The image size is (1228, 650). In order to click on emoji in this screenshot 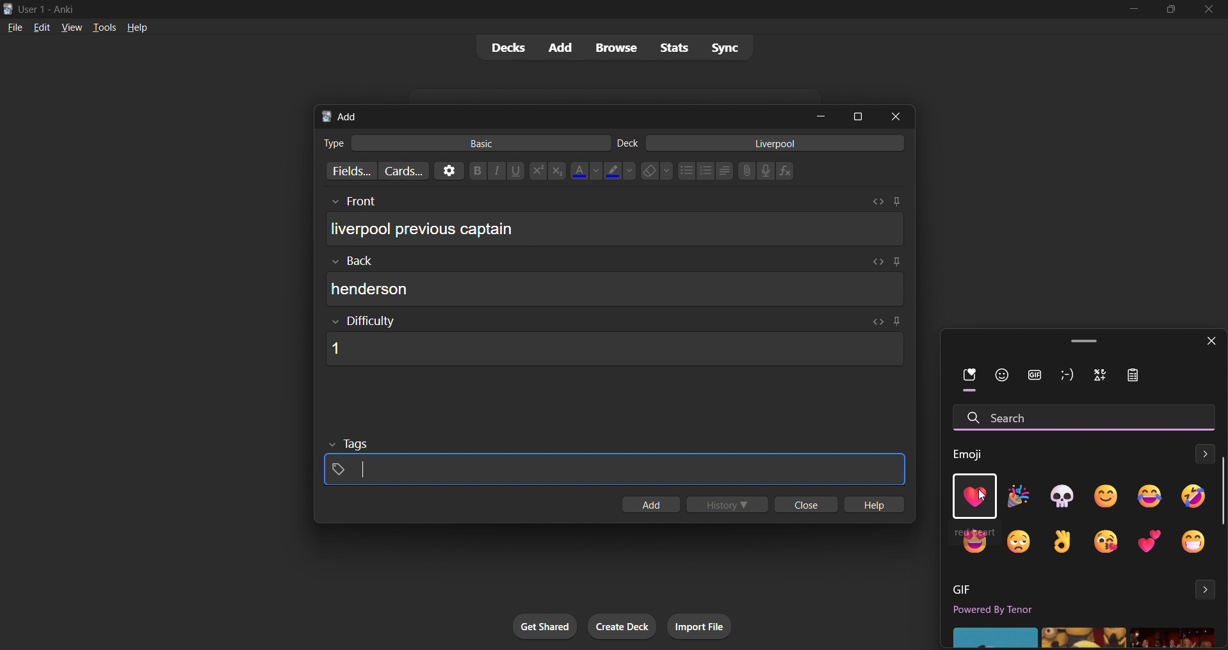, I will do `click(1104, 496)`.